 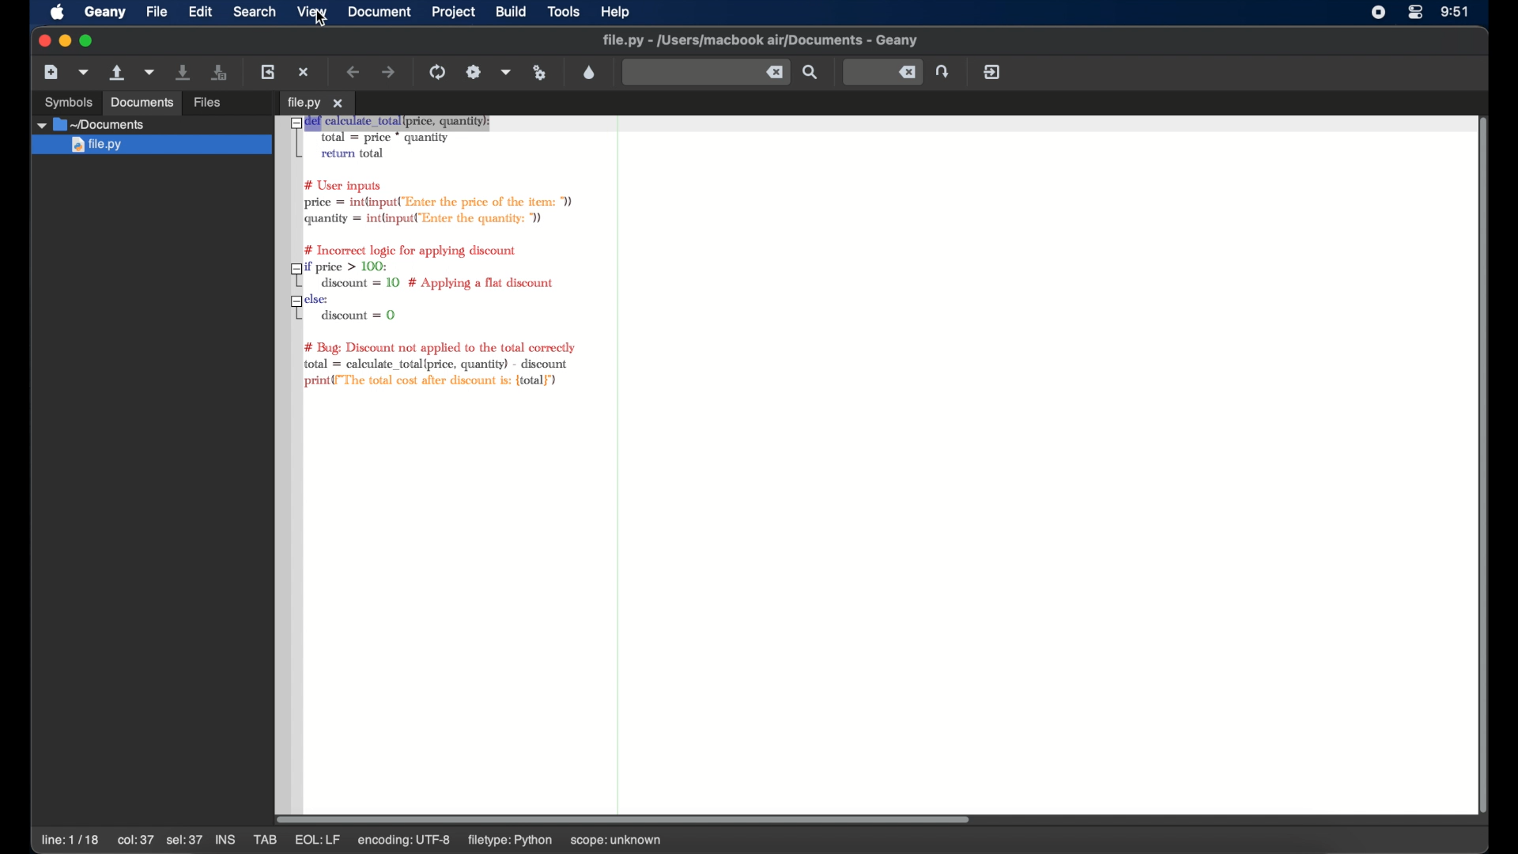 What do you see at coordinates (43, 40) in the screenshot?
I see `close` at bounding box center [43, 40].